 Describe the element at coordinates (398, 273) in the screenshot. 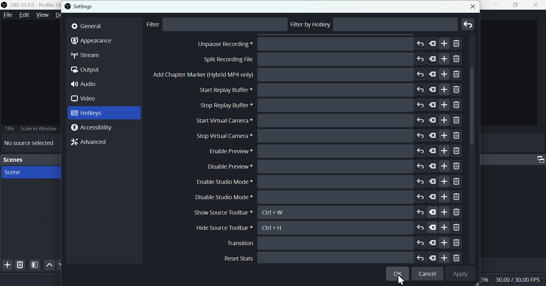

I see `OK` at that location.